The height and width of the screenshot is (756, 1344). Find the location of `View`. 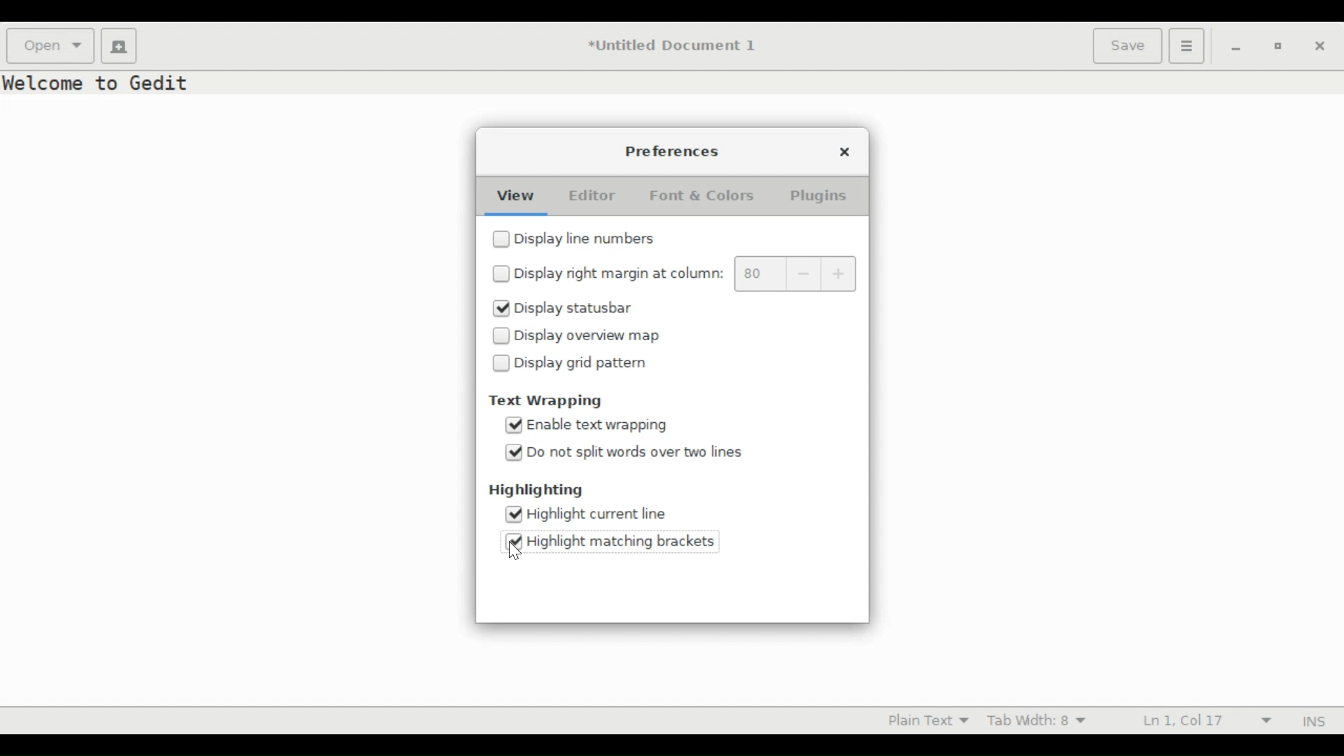

View is located at coordinates (512, 195).